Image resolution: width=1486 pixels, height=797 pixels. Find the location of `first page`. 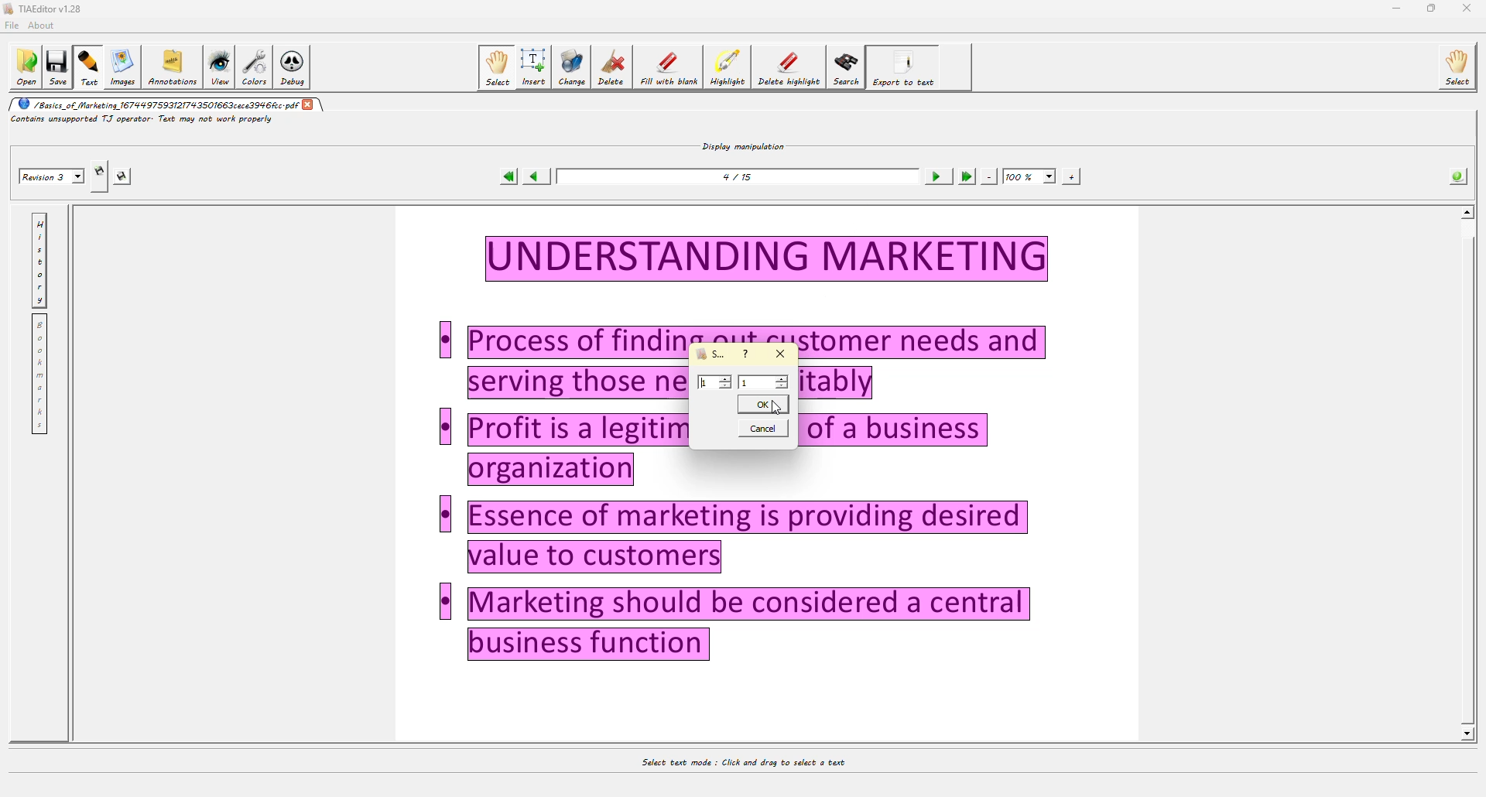

first page is located at coordinates (503, 176).